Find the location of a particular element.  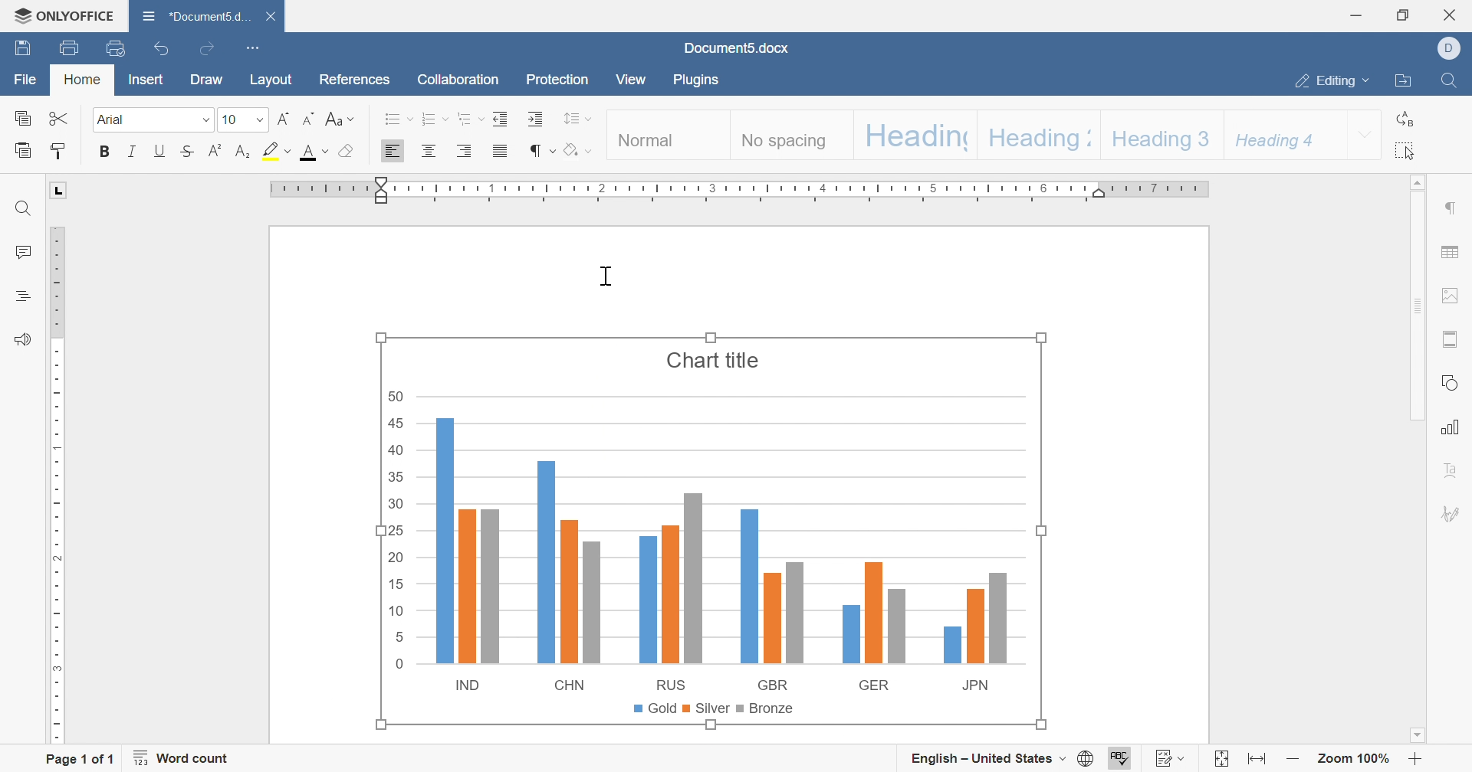

Change case is located at coordinates (340, 119).